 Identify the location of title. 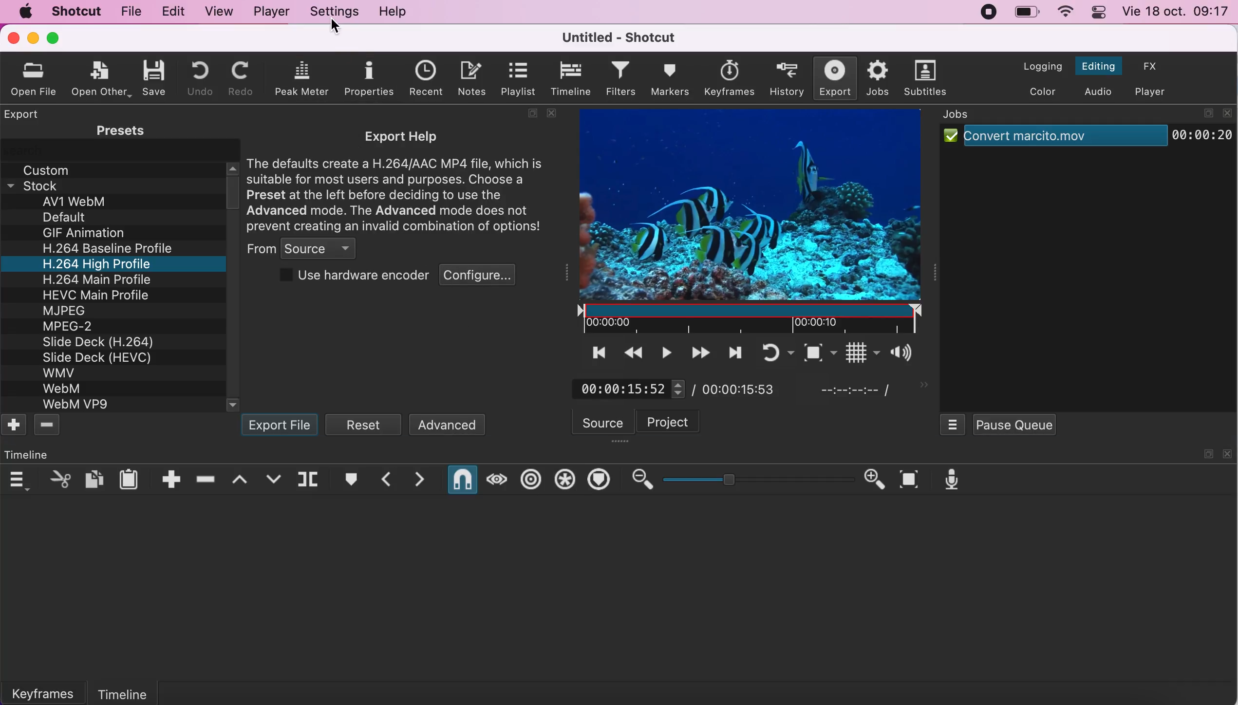
(615, 37).